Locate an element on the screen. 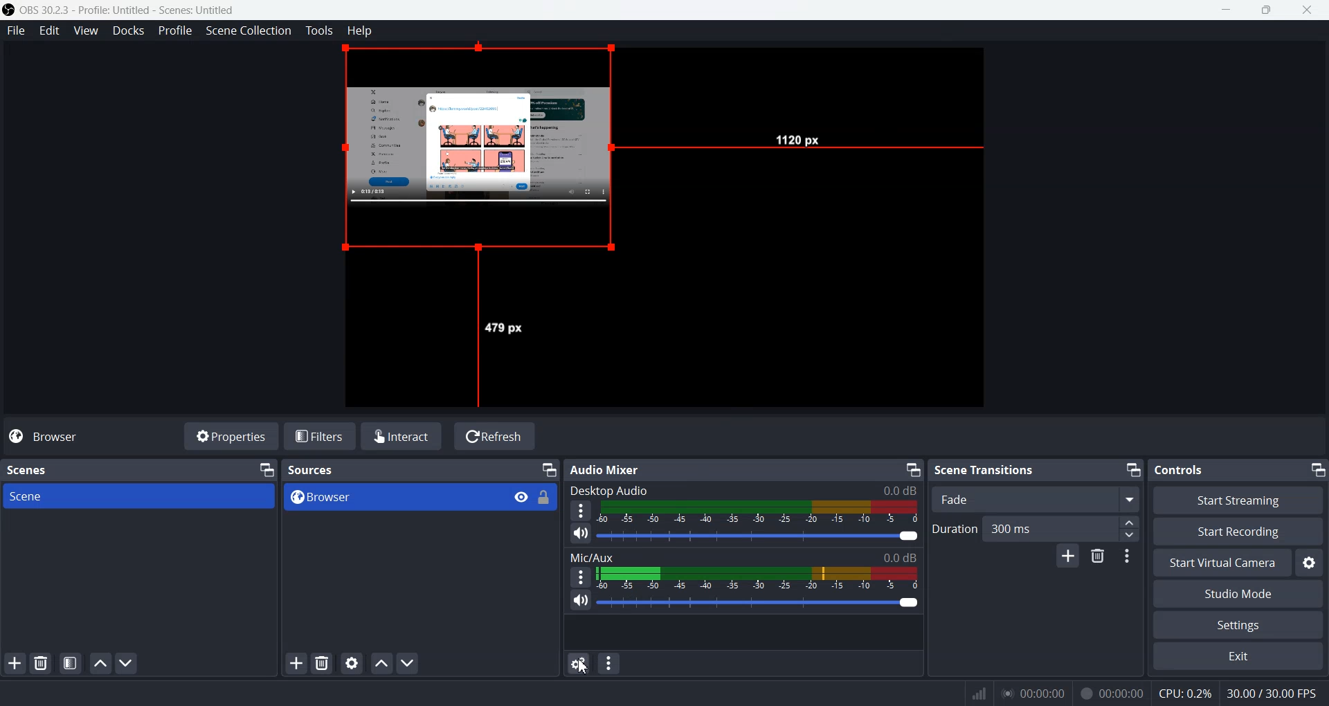 The height and width of the screenshot is (706, 1329). Signals is located at coordinates (975, 694).